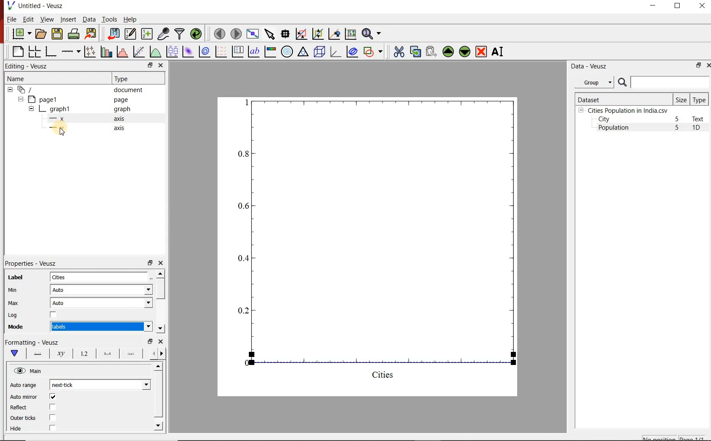 This screenshot has height=441, width=711. Describe the element at coordinates (60, 133) in the screenshot. I see `cursor` at that location.